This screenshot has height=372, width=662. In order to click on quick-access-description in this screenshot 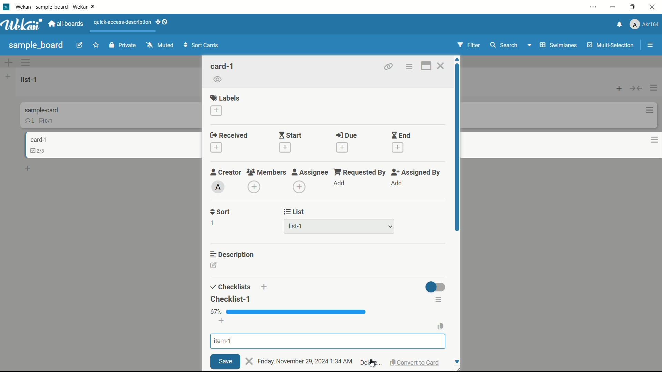, I will do `click(123, 23)`.